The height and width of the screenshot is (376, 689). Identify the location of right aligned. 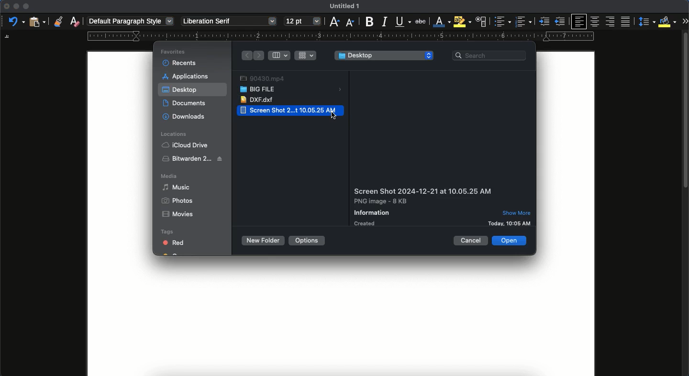
(610, 22).